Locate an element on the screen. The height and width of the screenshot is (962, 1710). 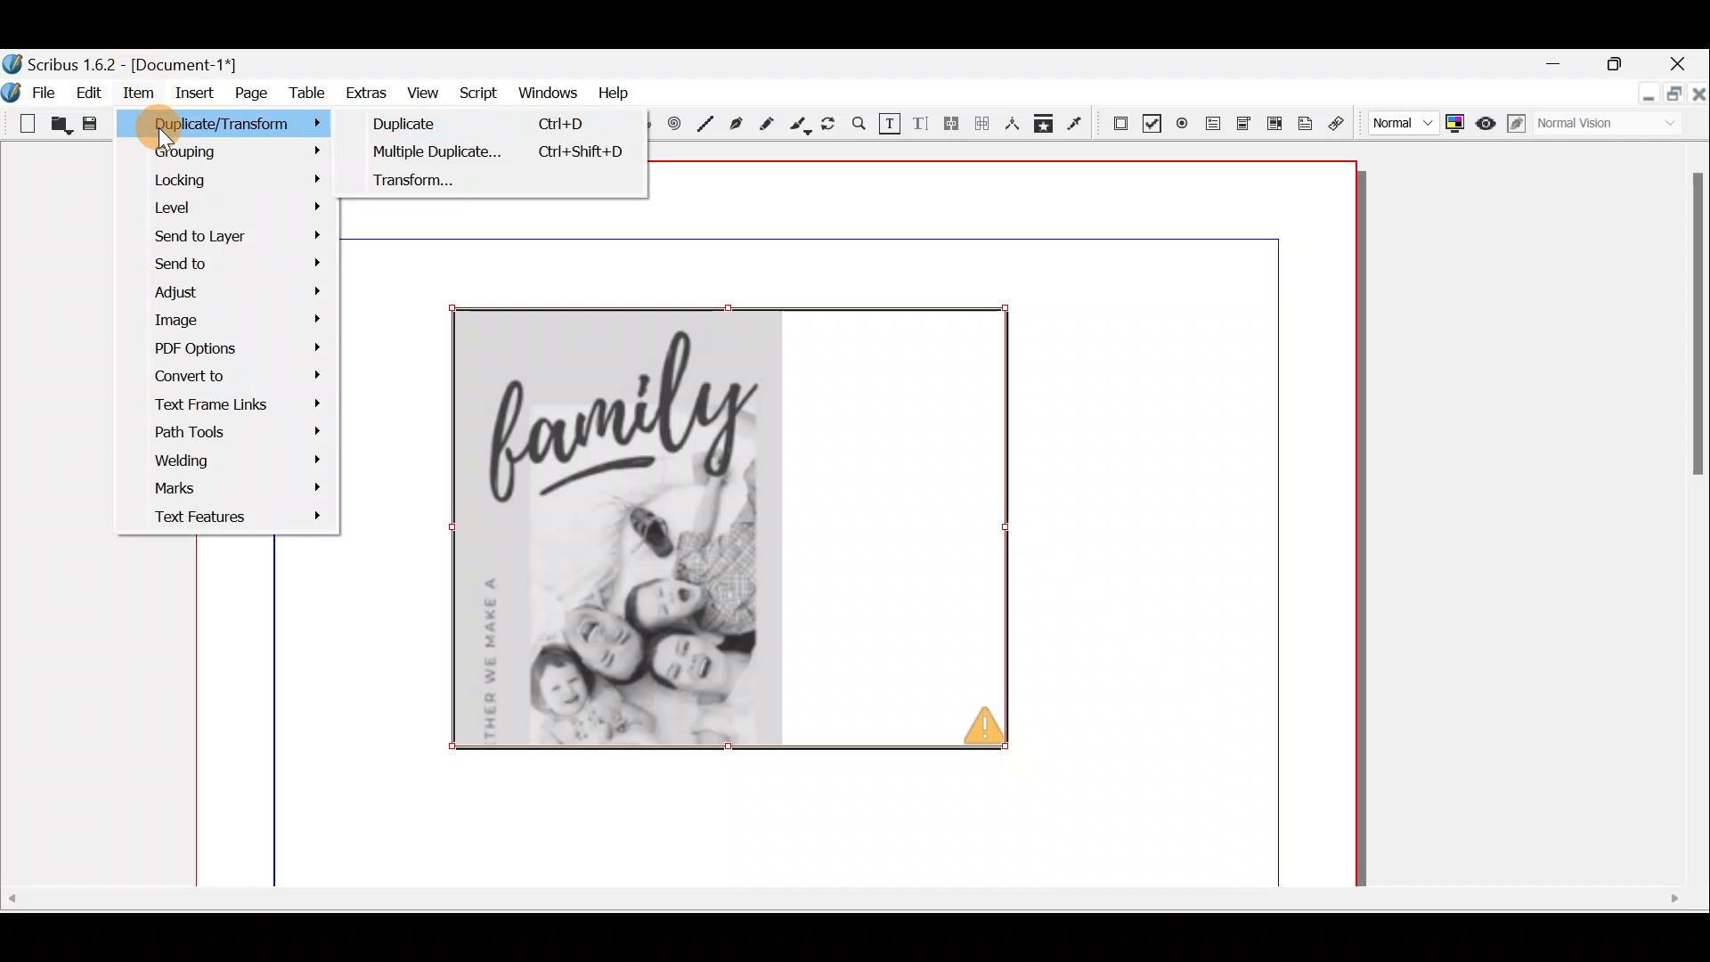
Duplicate/Transform is located at coordinates (260, 125).